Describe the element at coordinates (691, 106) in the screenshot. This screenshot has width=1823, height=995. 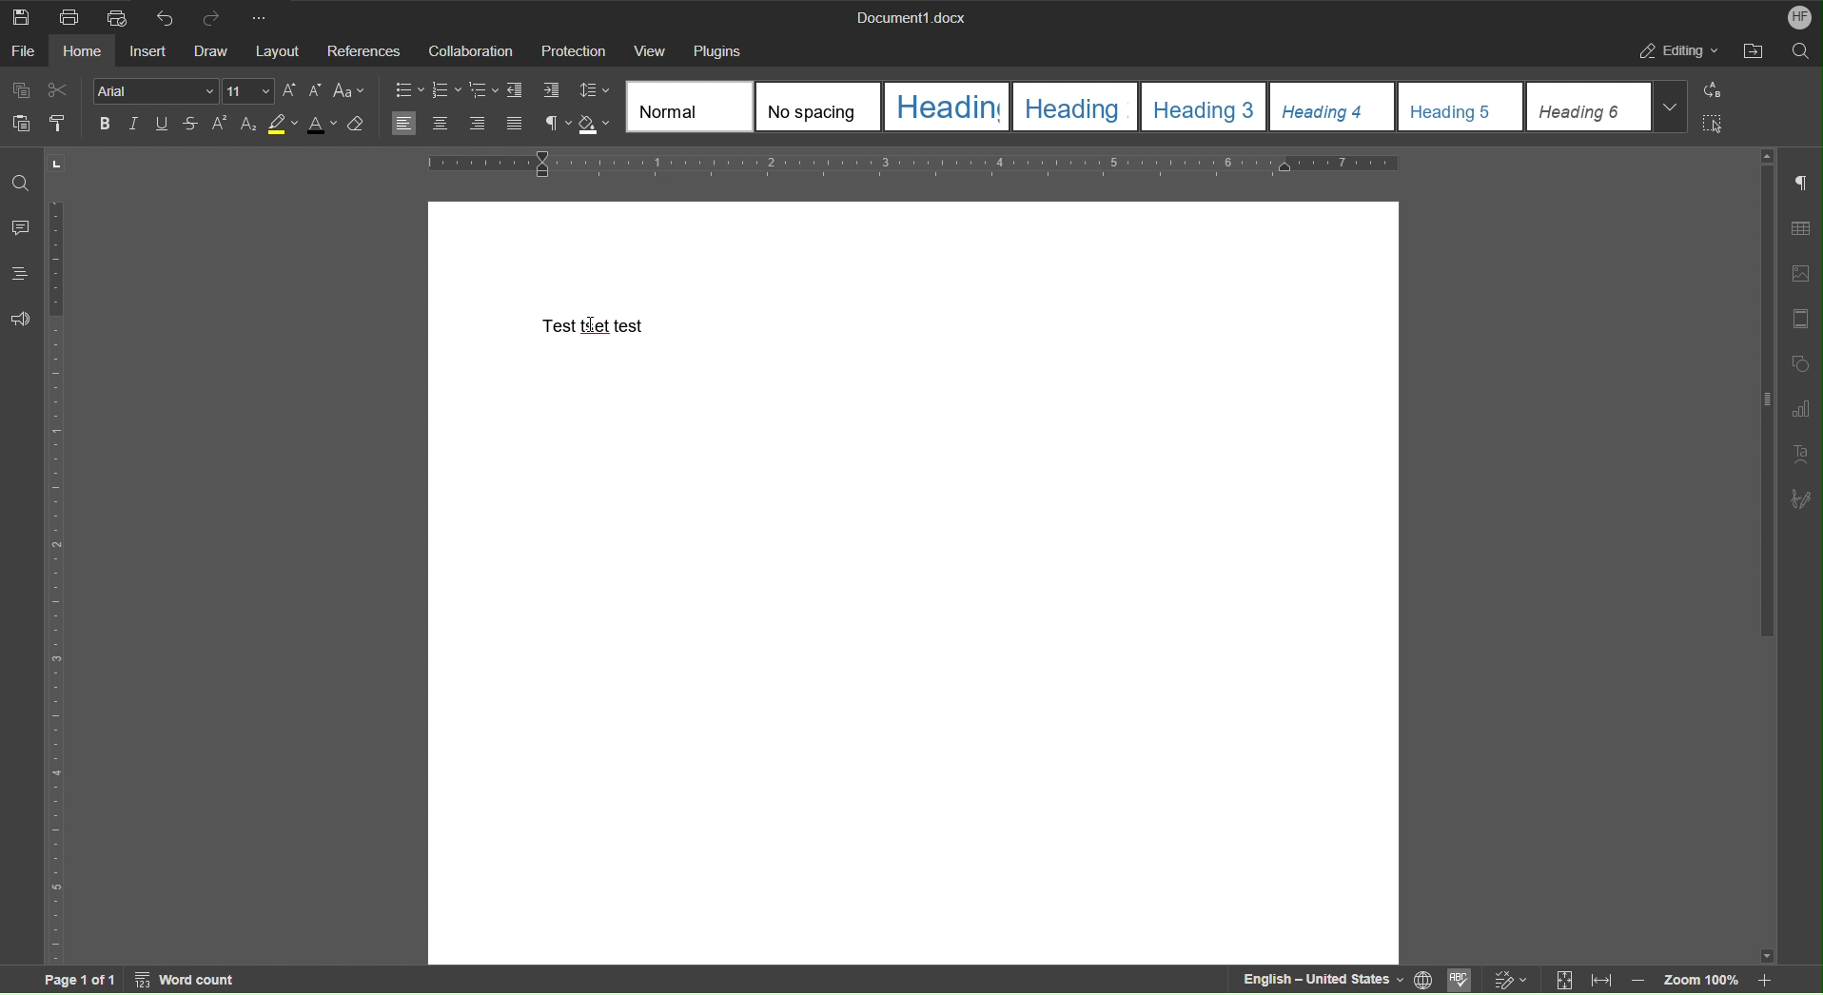
I see `Normal` at that location.